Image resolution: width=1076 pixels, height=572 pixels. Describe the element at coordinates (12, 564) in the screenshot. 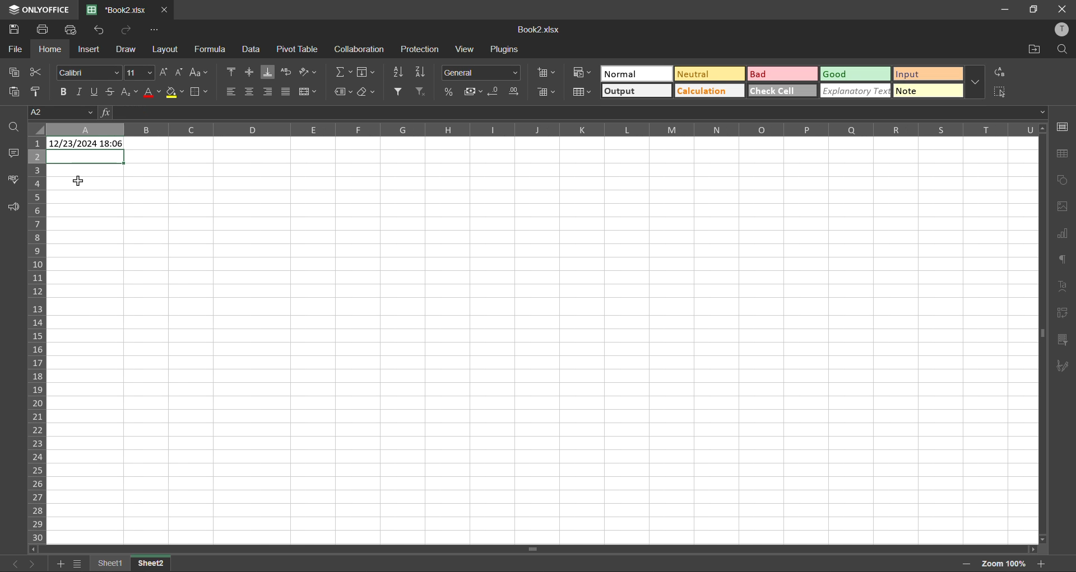

I see `previous` at that location.